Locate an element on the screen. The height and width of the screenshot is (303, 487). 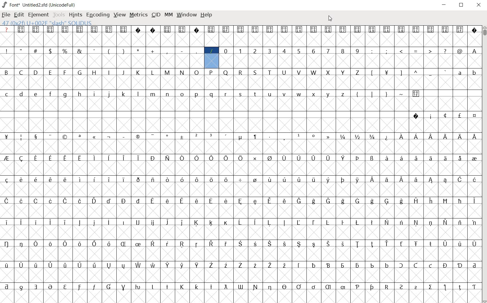
VIEW is located at coordinates (120, 14).